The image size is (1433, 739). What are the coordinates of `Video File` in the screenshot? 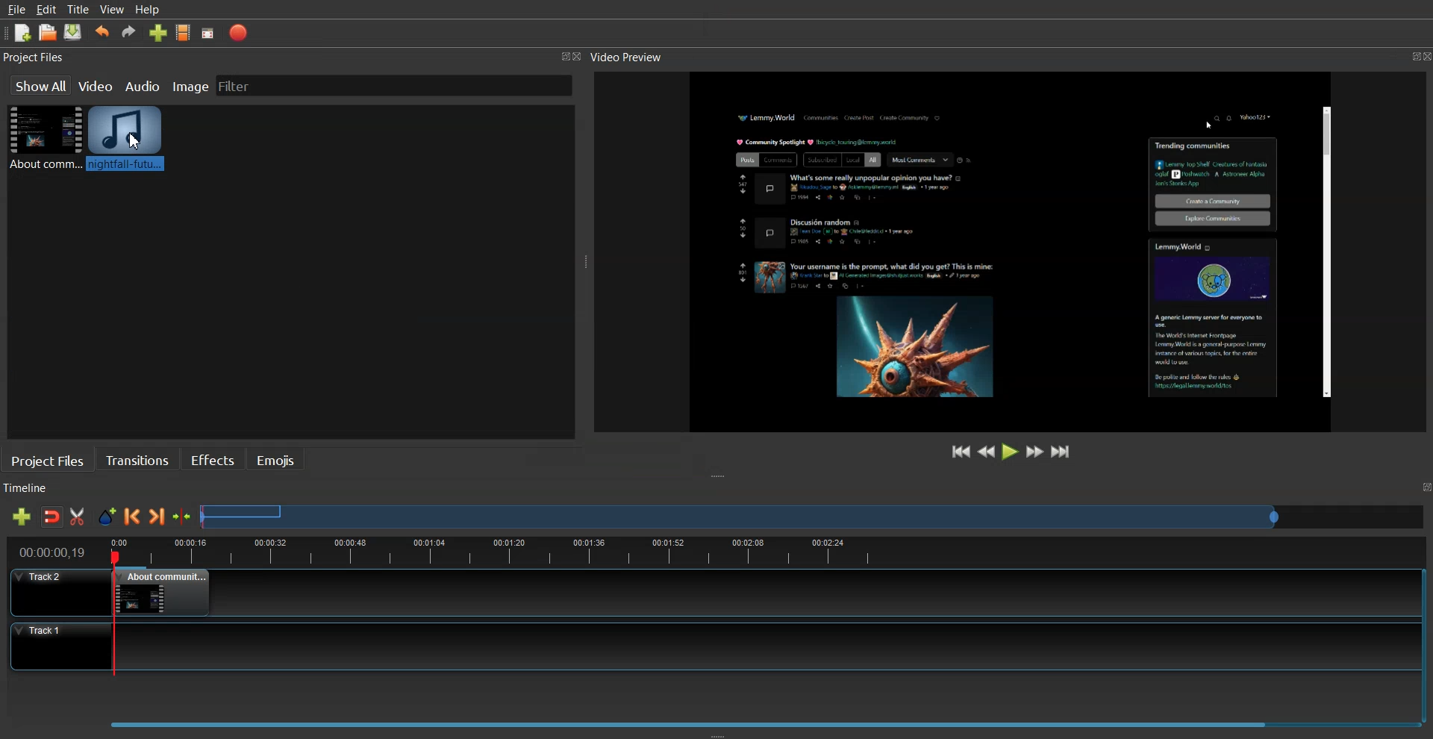 It's located at (43, 137).